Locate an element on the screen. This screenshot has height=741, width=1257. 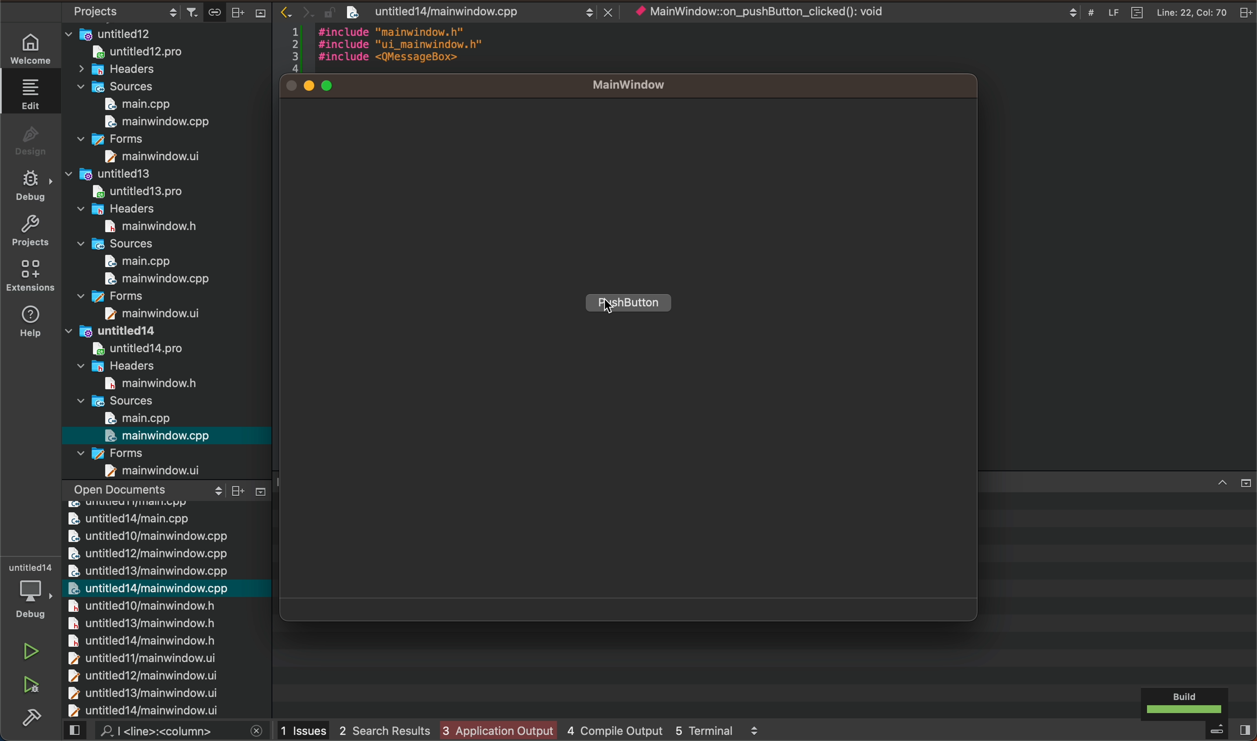
headers is located at coordinates (126, 208).